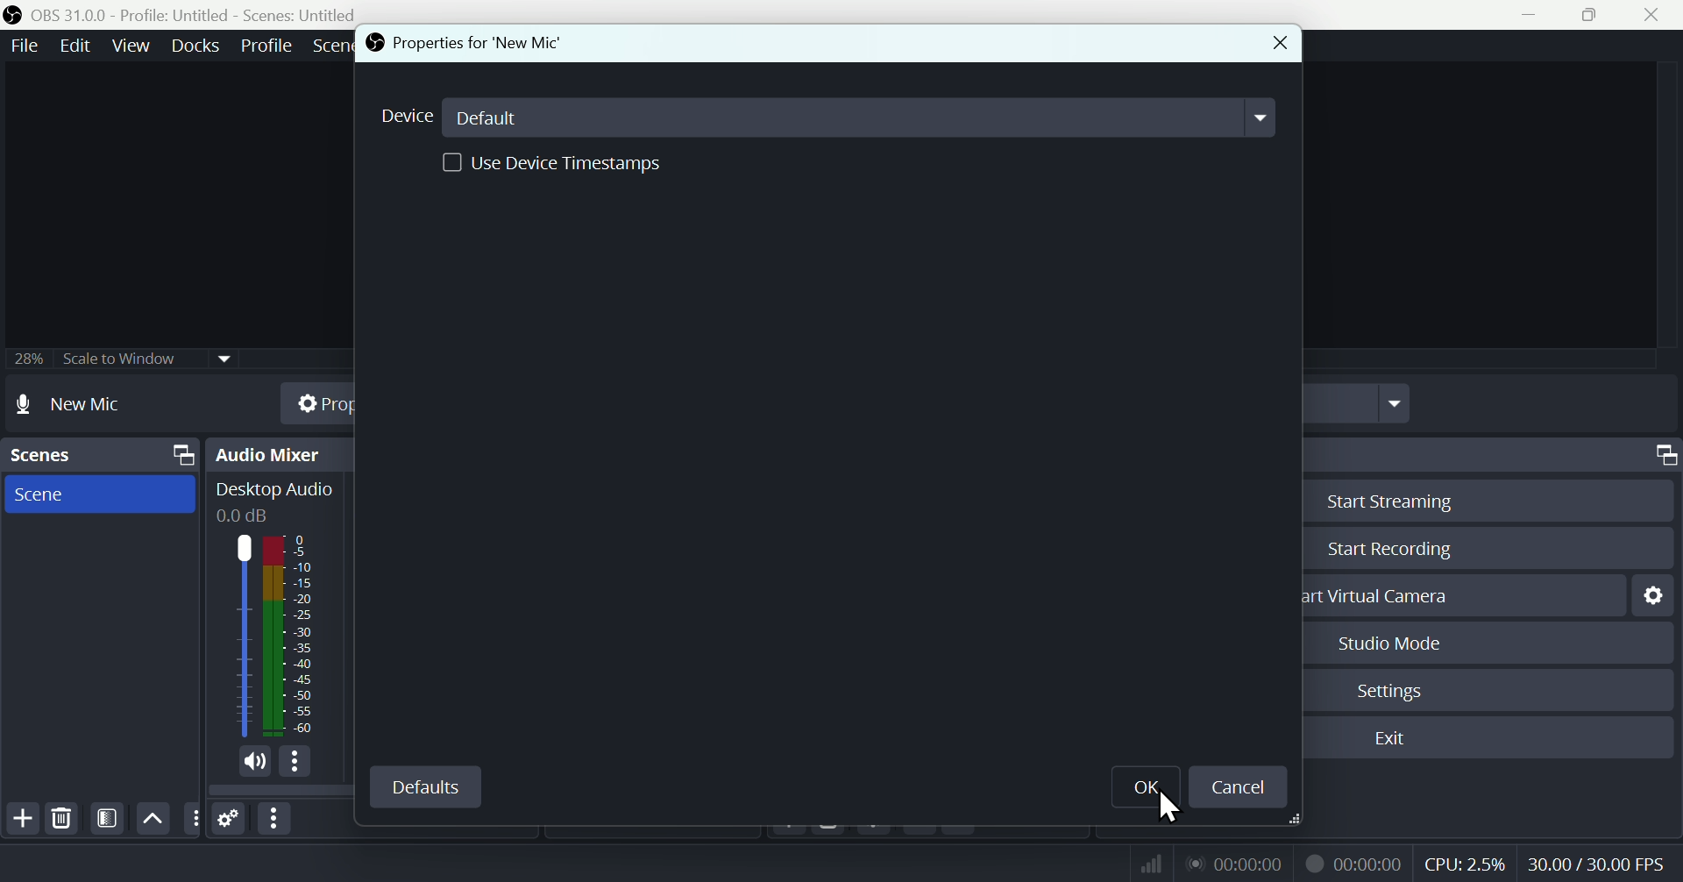  What do you see at coordinates (239, 636) in the screenshot?
I see `Desktop Audio` at bounding box center [239, 636].